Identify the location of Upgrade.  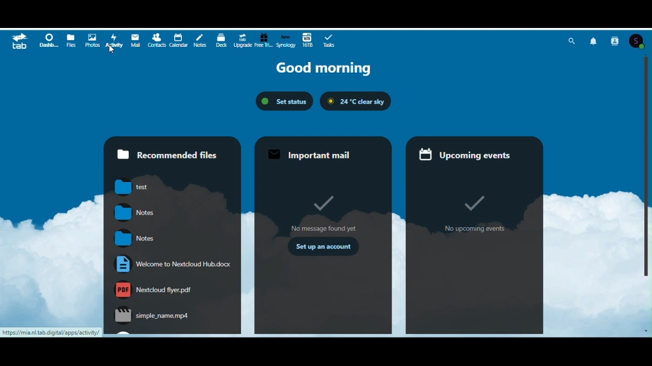
(242, 41).